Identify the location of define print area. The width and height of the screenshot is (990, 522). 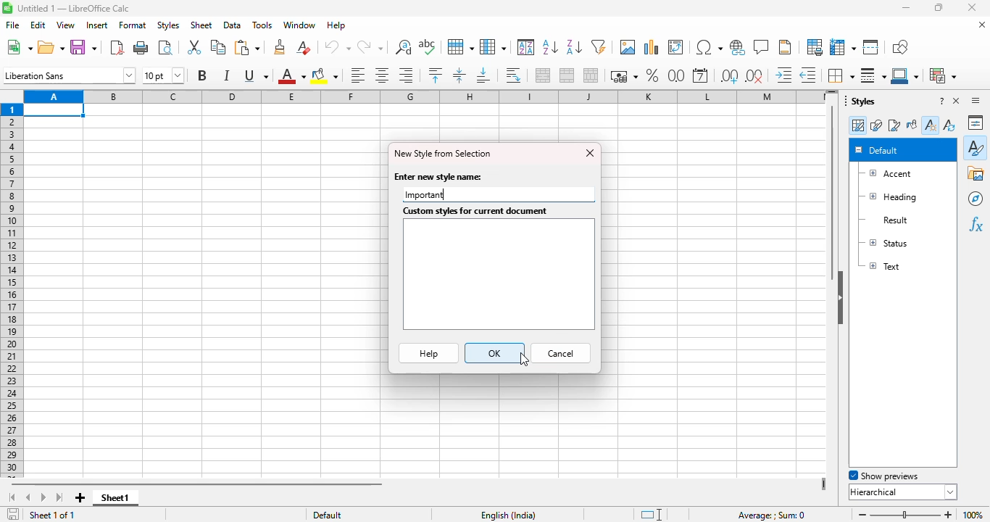
(815, 47).